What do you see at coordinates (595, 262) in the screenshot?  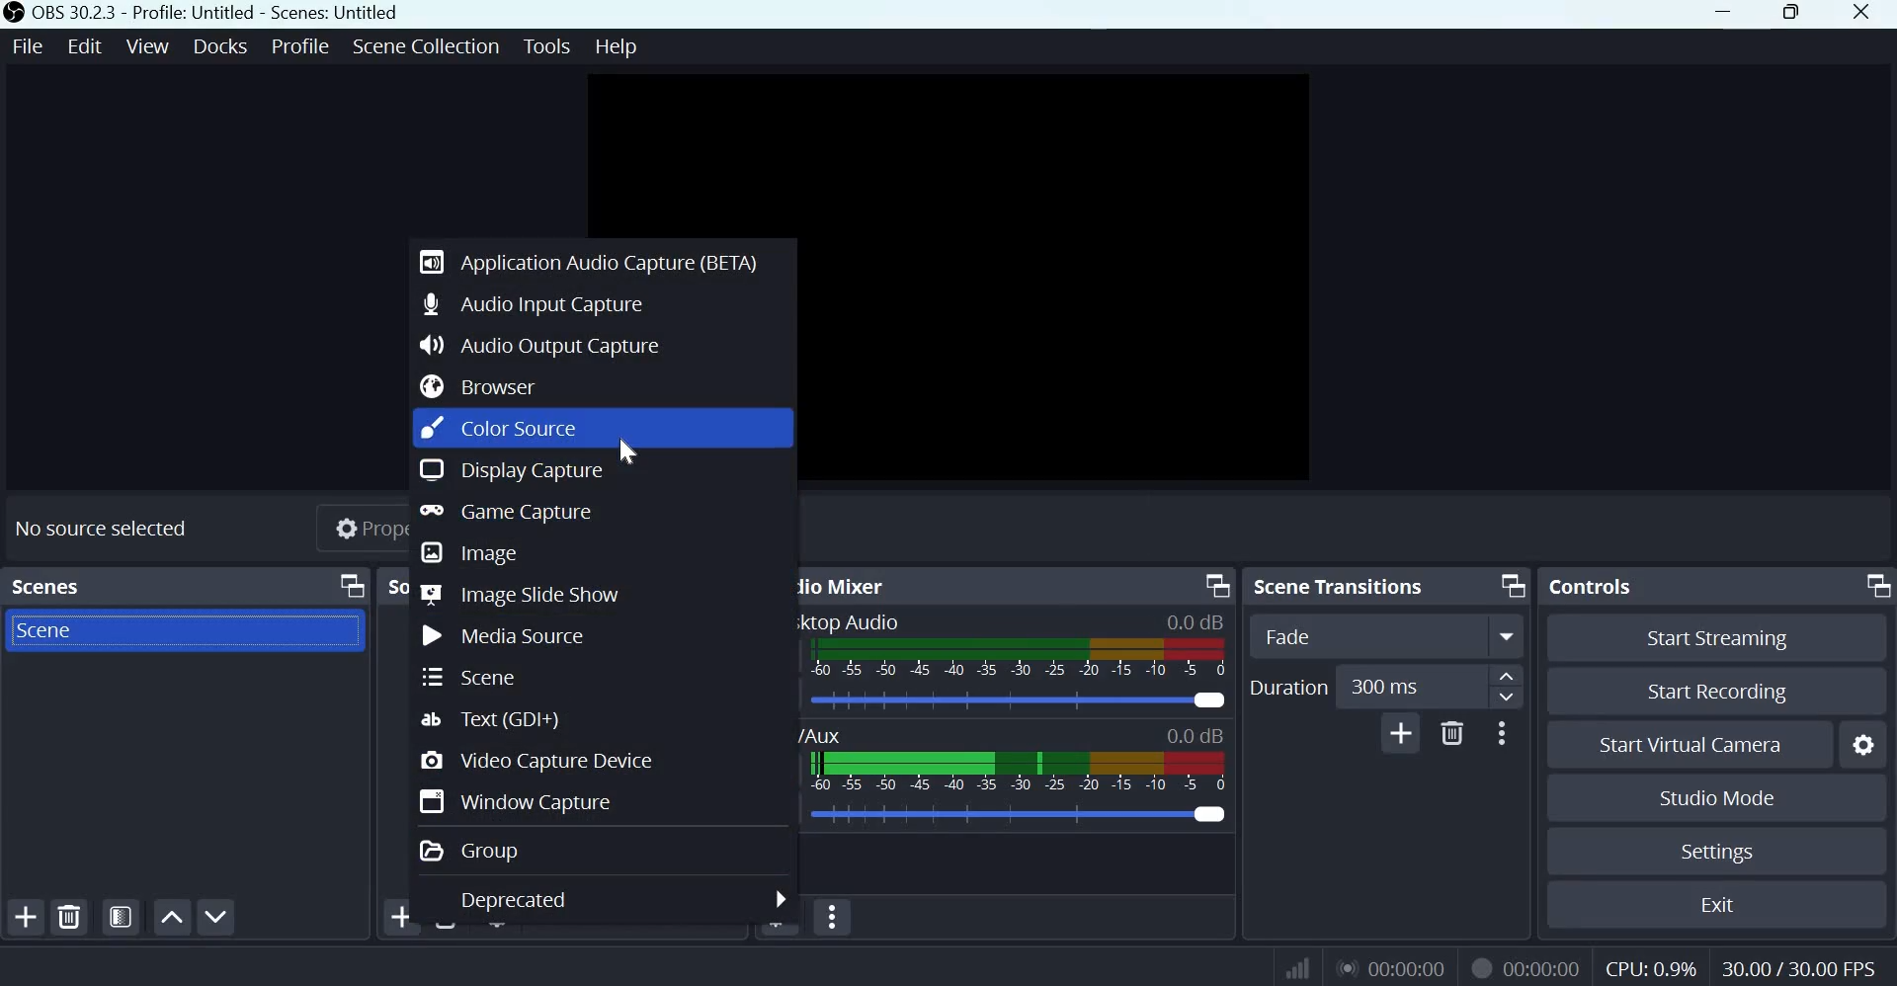 I see `Application Audio Capture` at bounding box center [595, 262].